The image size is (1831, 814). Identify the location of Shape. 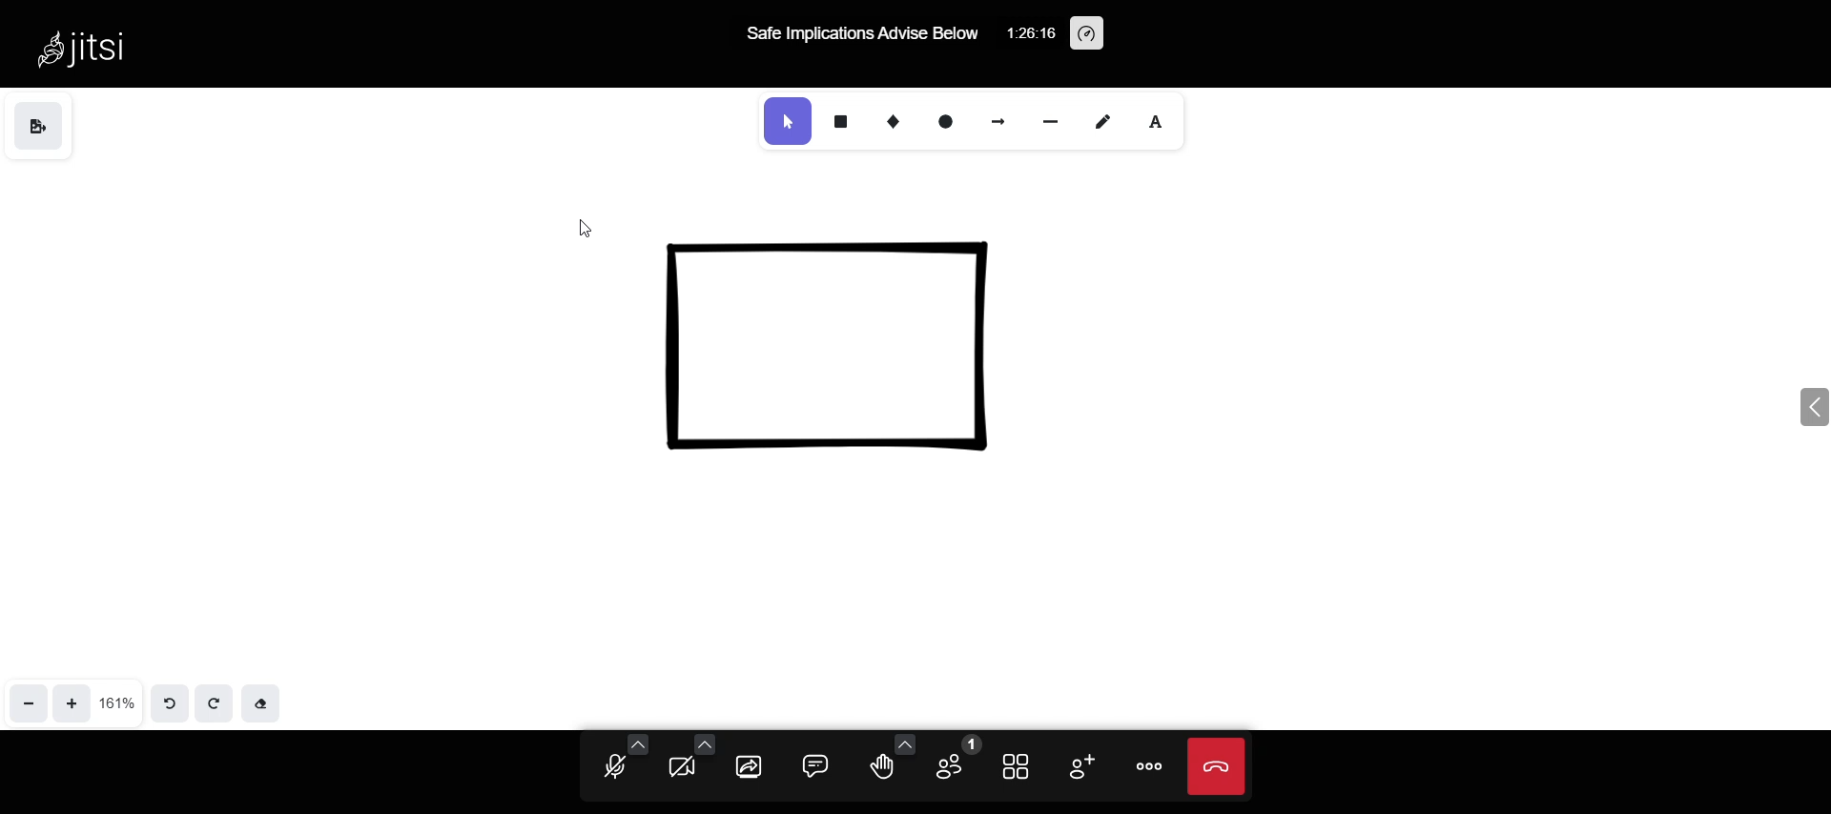
(840, 344).